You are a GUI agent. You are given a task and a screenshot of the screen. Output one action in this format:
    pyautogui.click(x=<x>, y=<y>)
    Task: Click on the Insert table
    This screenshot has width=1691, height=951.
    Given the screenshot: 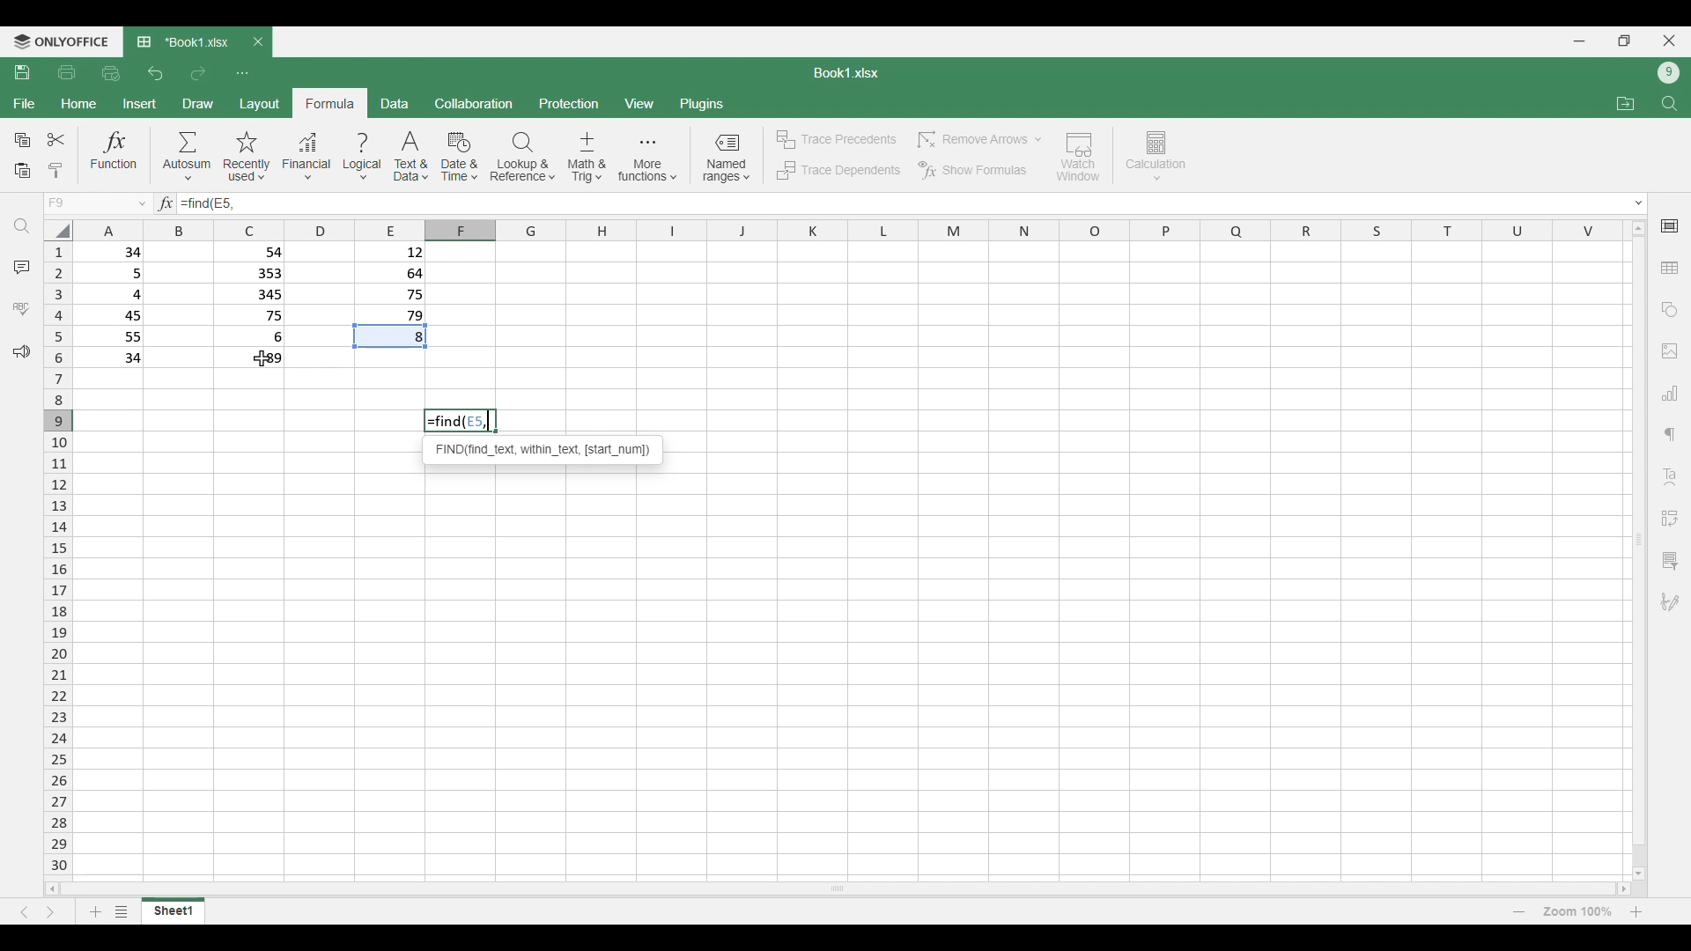 What is the action you would take?
    pyautogui.click(x=1670, y=268)
    